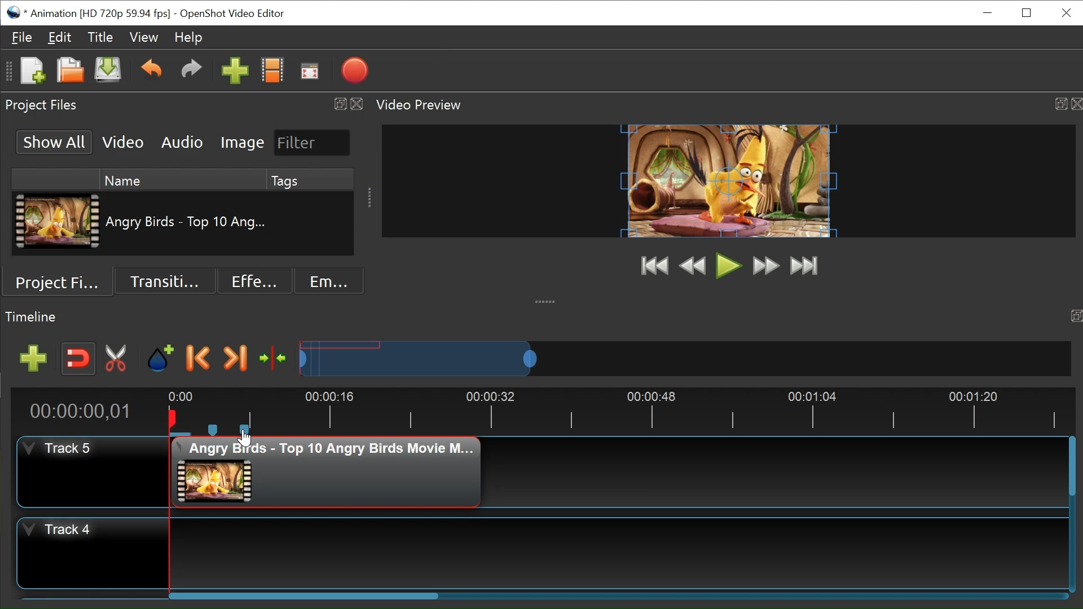  What do you see at coordinates (121, 143) in the screenshot?
I see `Video` at bounding box center [121, 143].